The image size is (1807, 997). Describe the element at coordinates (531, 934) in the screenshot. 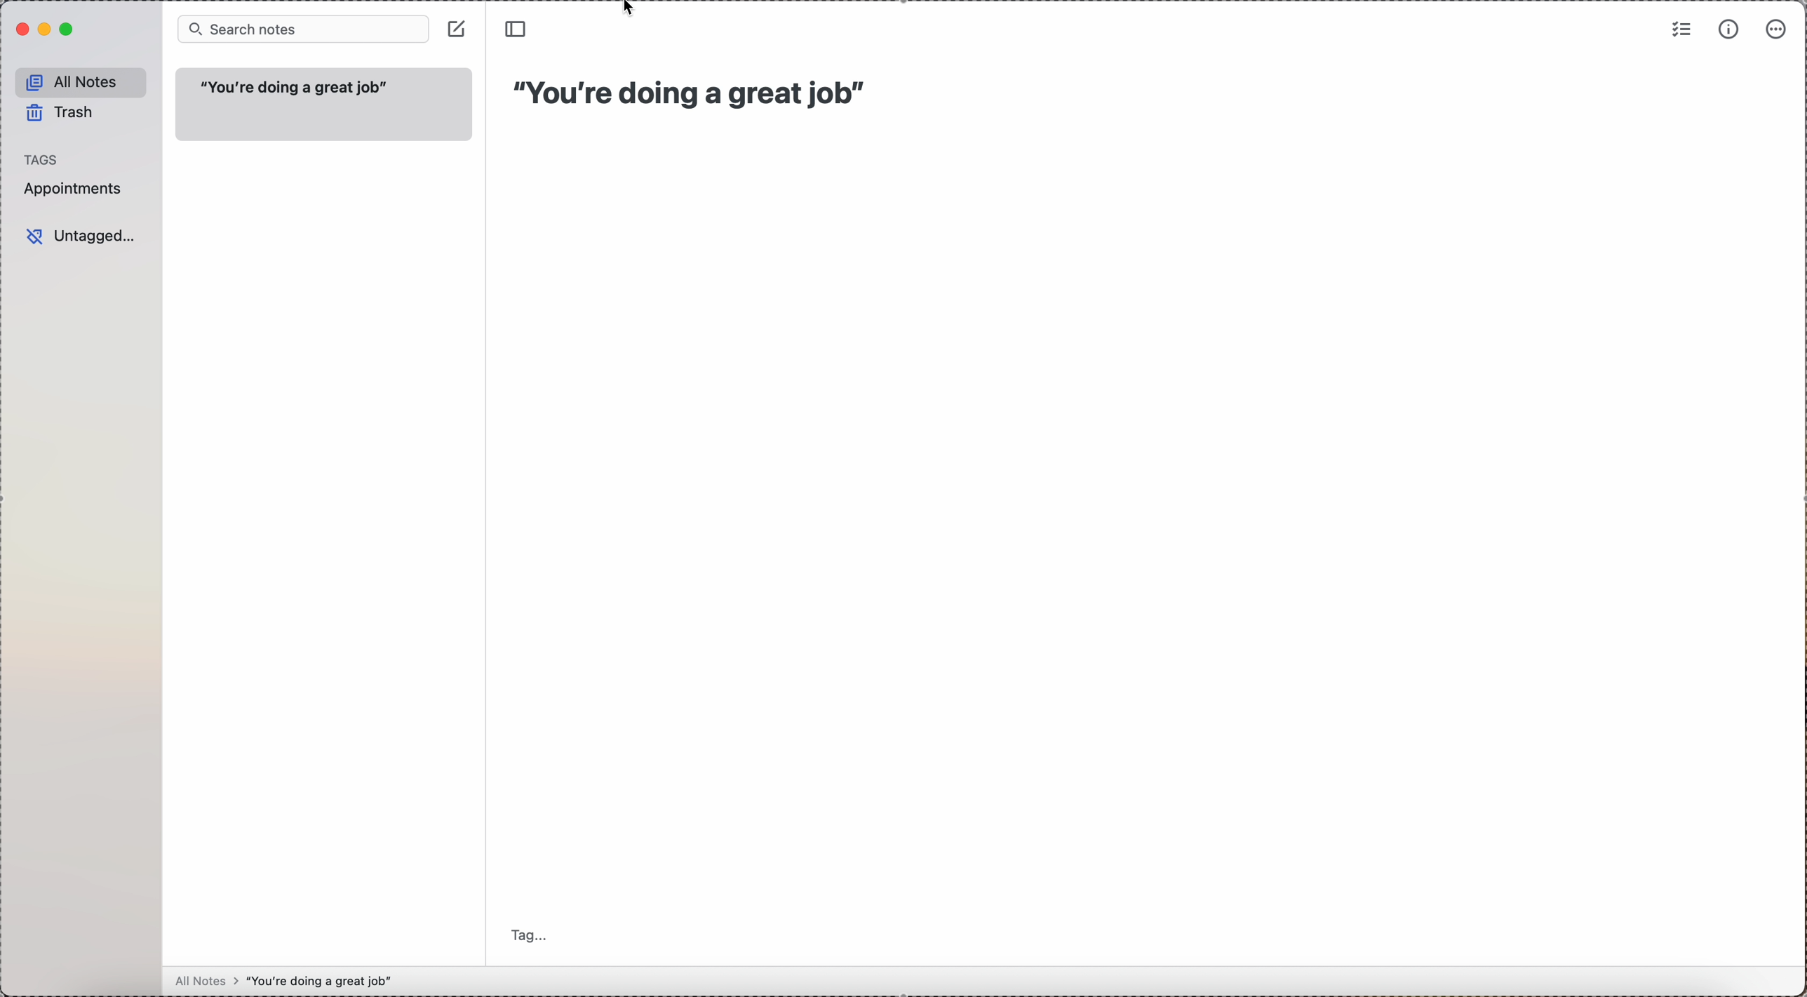

I see `tag` at that location.